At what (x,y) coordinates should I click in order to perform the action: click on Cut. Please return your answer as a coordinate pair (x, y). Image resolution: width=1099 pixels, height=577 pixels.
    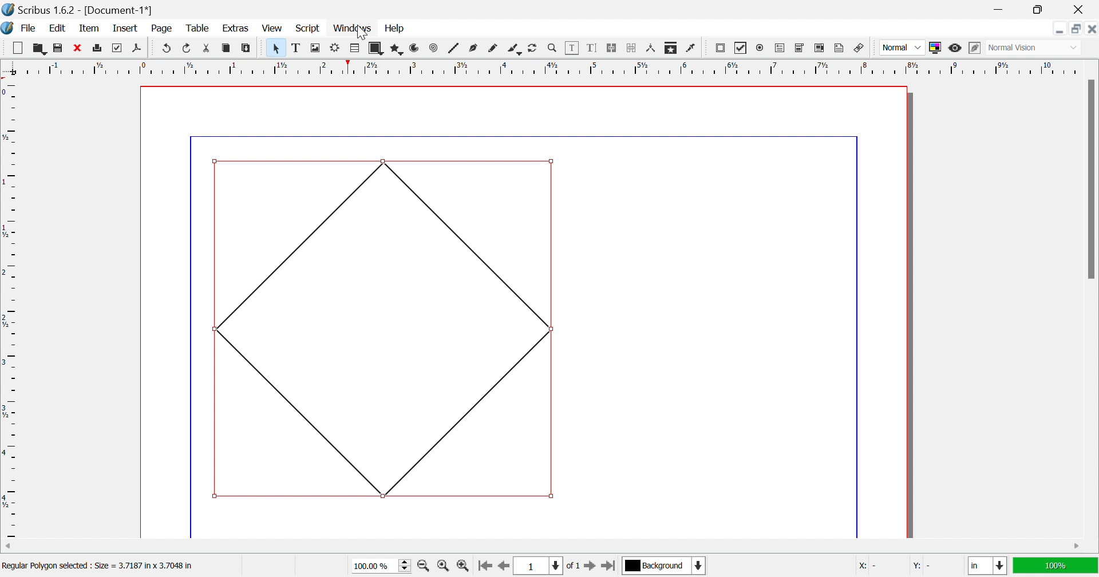
    Looking at the image, I should click on (209, 50).